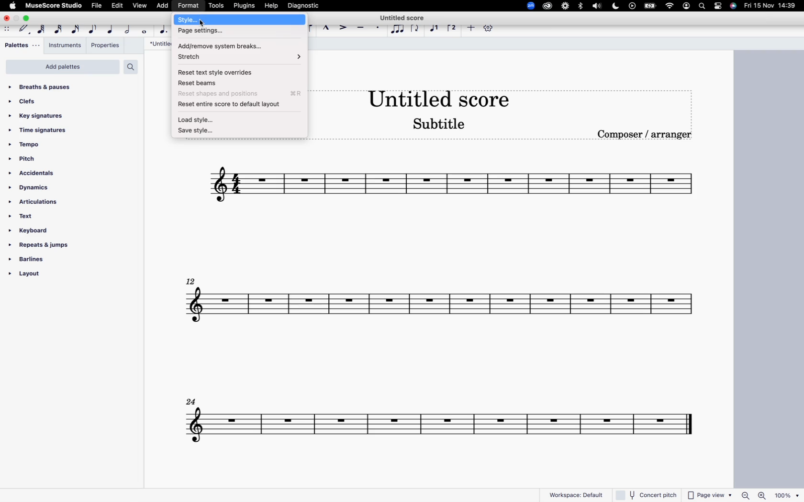 Image resolution: width=804 pixels, height=502 pixels. Describe the element at coordinates (38, 174) in the screenshot. I see `accidentals` at that location.